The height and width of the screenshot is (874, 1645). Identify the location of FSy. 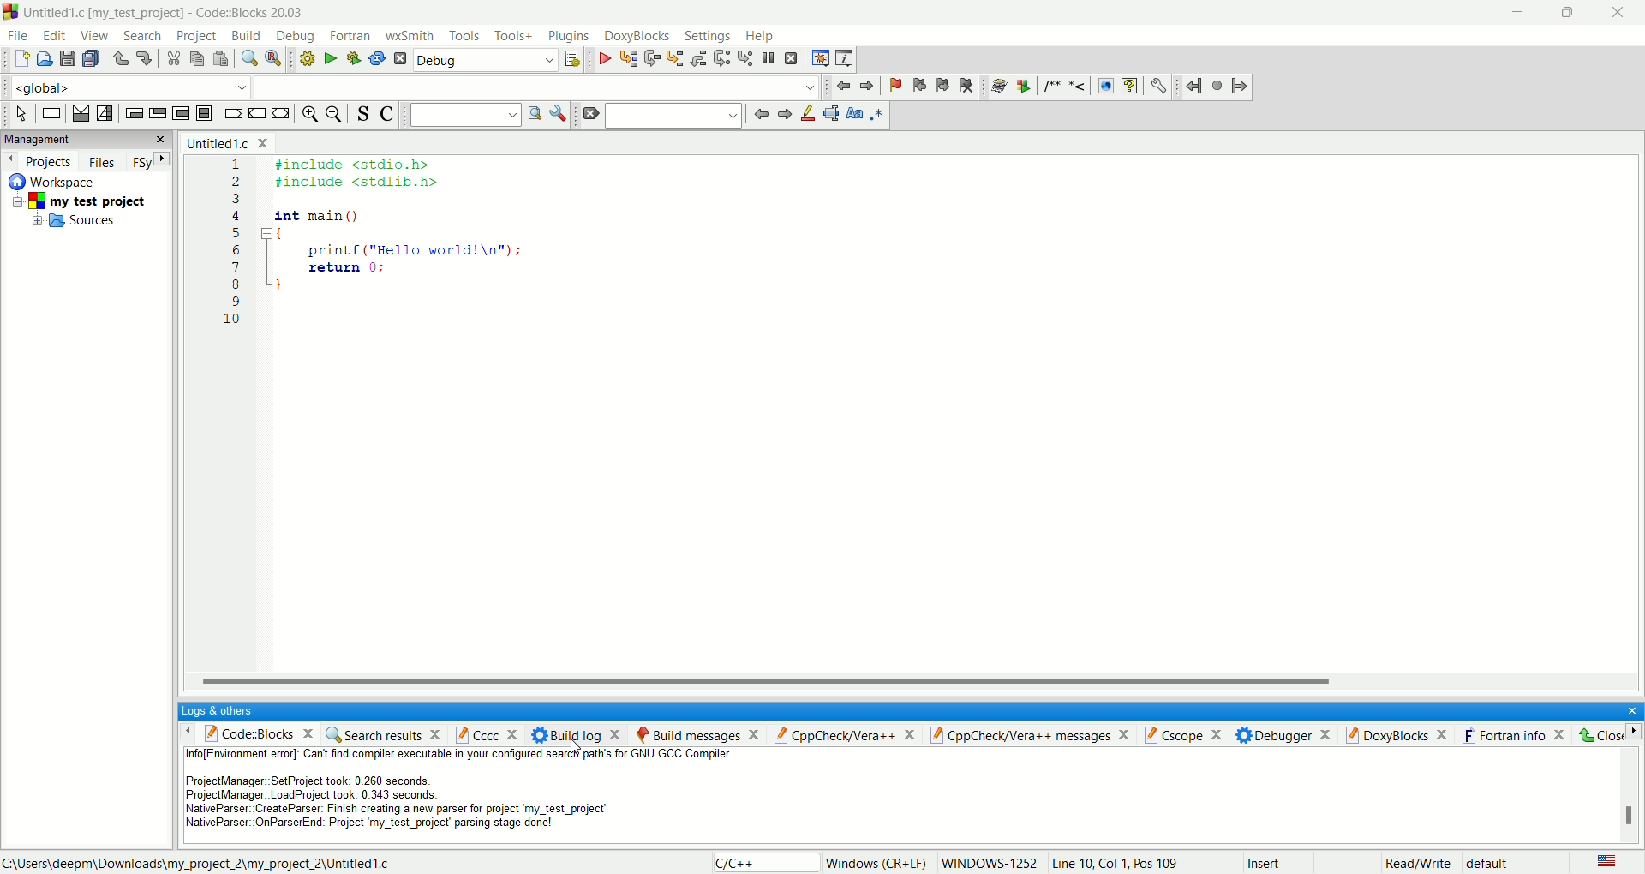
(148, 161).